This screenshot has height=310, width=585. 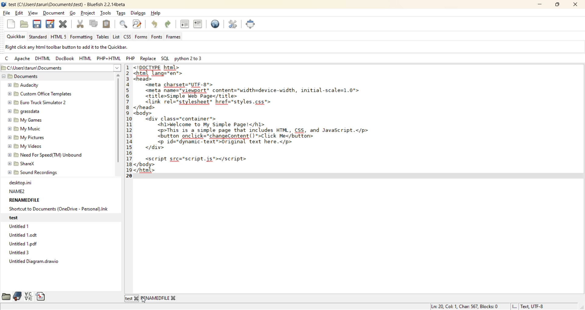 I want to click on fonts, so click(x=158, y=37).